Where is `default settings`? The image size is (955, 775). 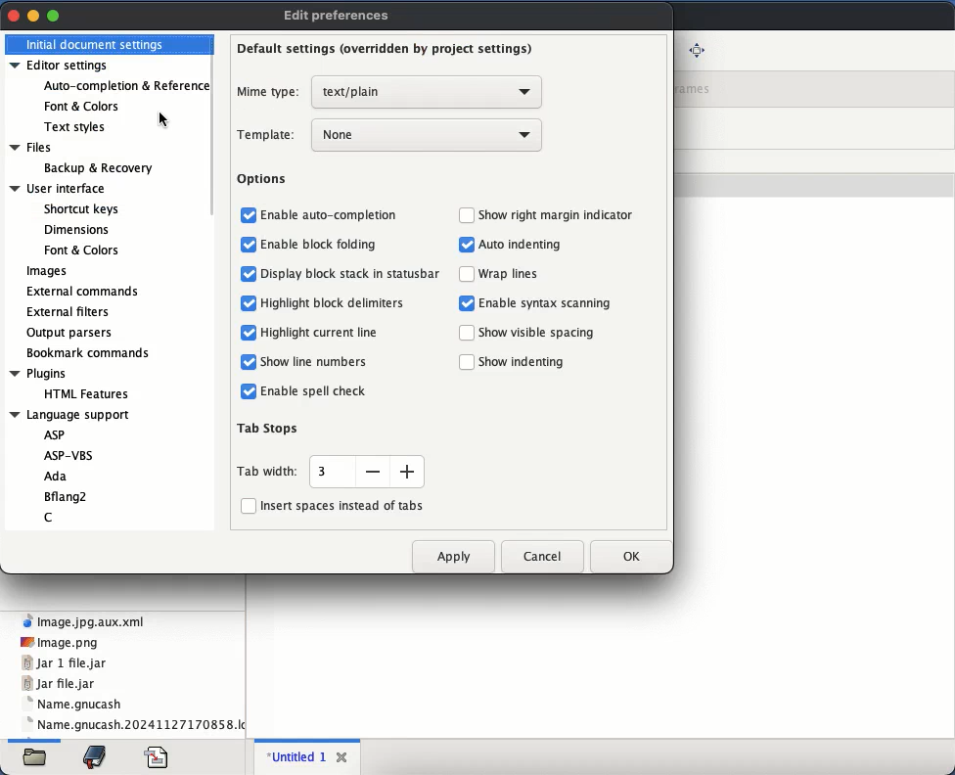
default settings is located at coordinates (387, 48).